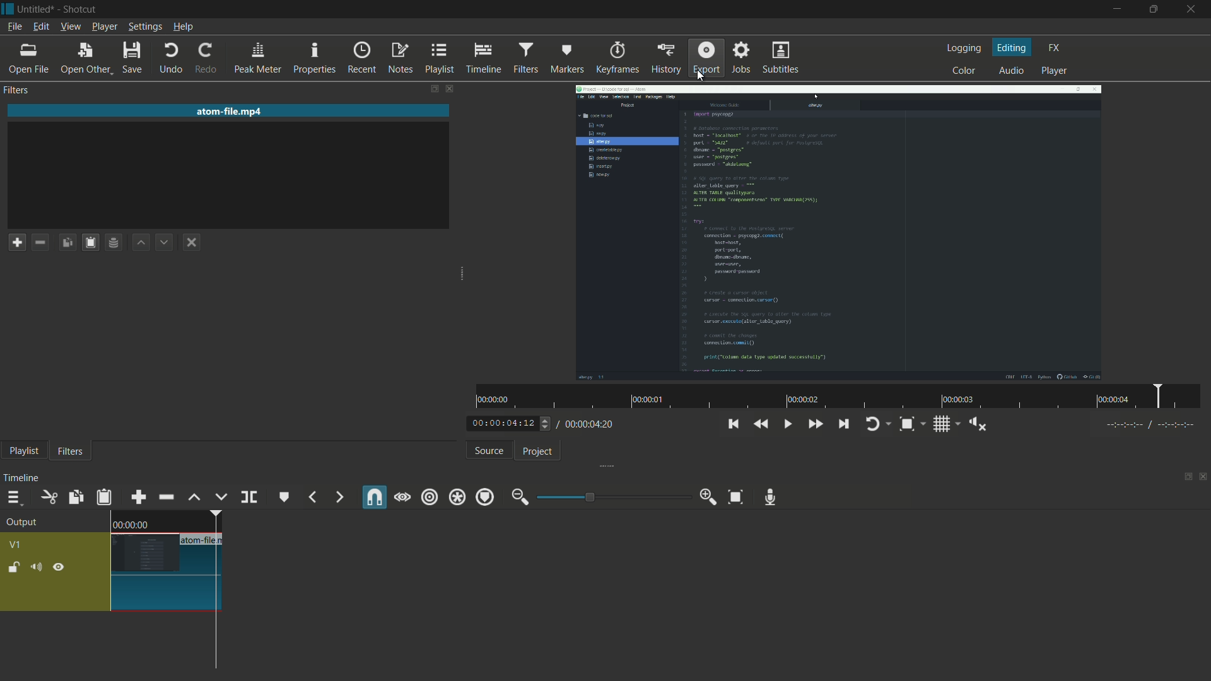  I want to click on audio, so click(1012, 71).